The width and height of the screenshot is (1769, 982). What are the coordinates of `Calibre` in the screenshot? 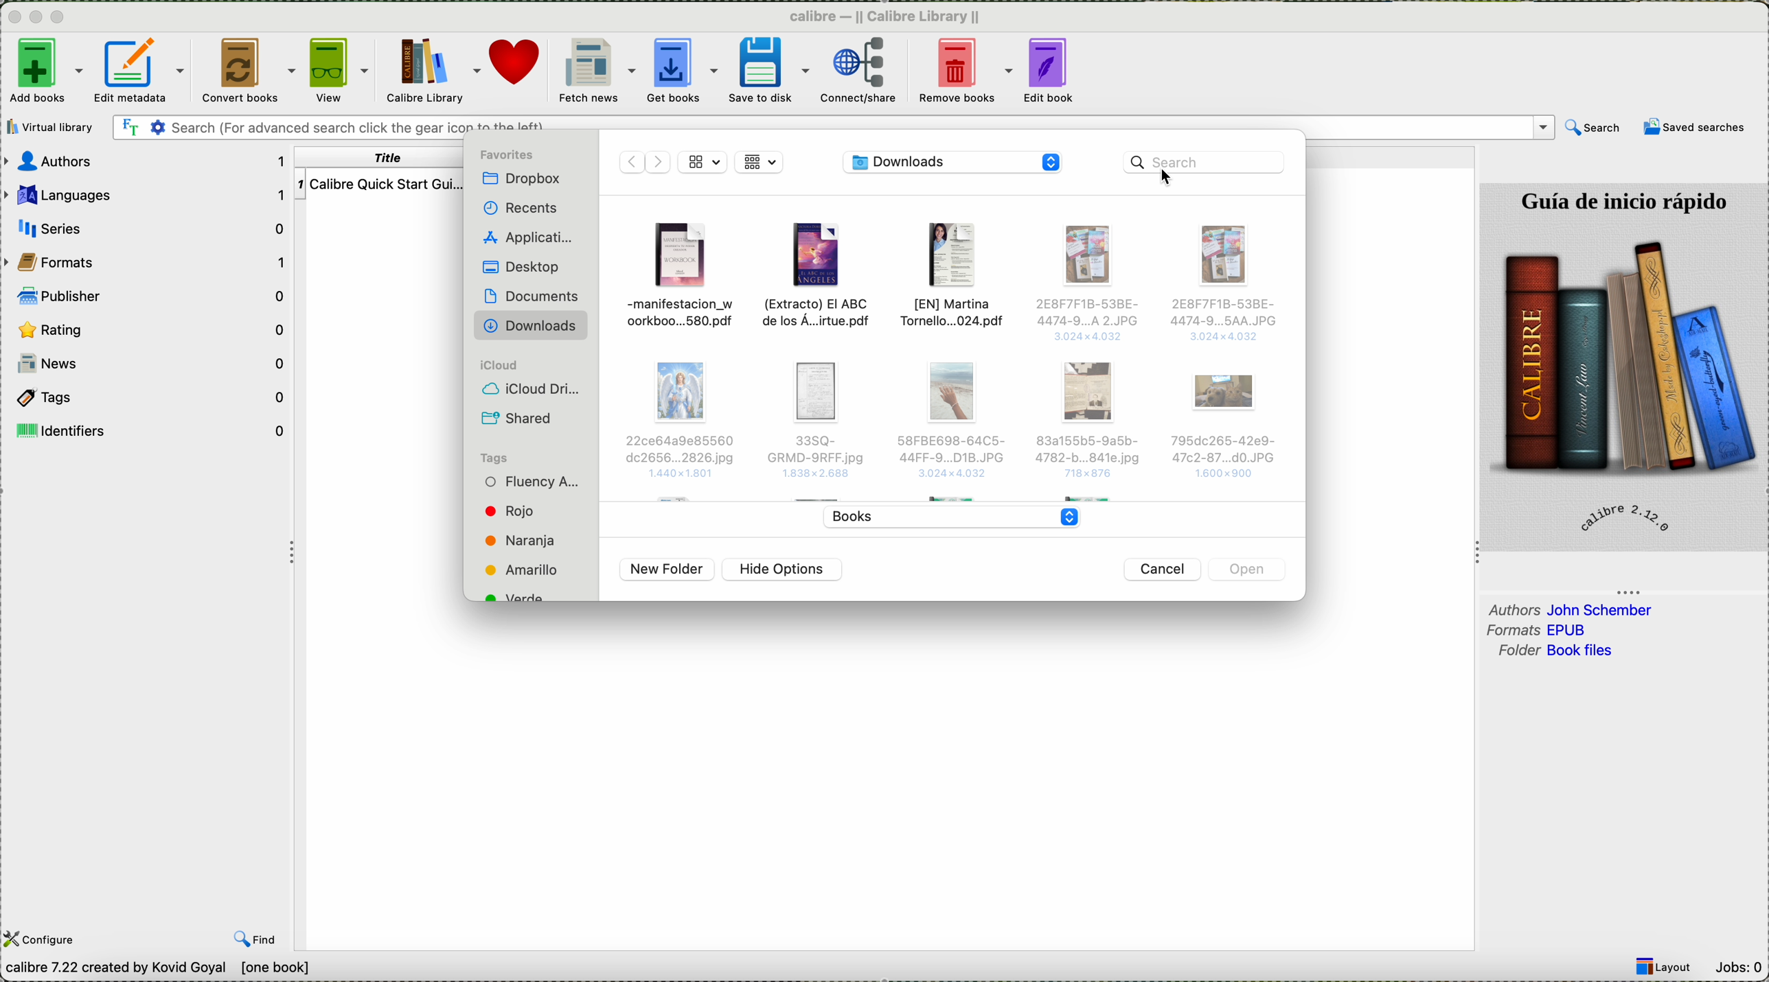 It's located at (884, 18).